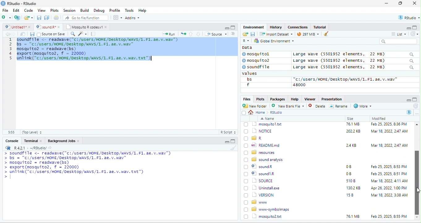  What do you see at coordinates (417, 171) in the screenshot?
I see `scroll bar` at bounding box center [417, 171].